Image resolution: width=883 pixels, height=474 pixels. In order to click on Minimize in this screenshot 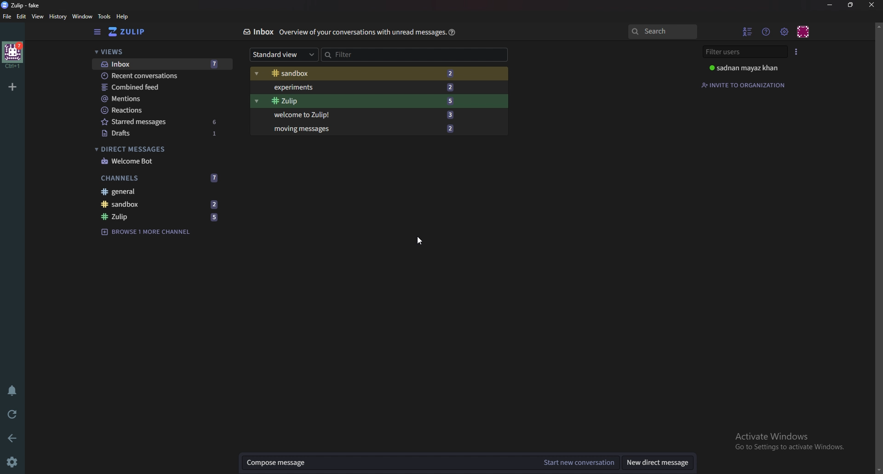, I will do `click(830, 5)`.